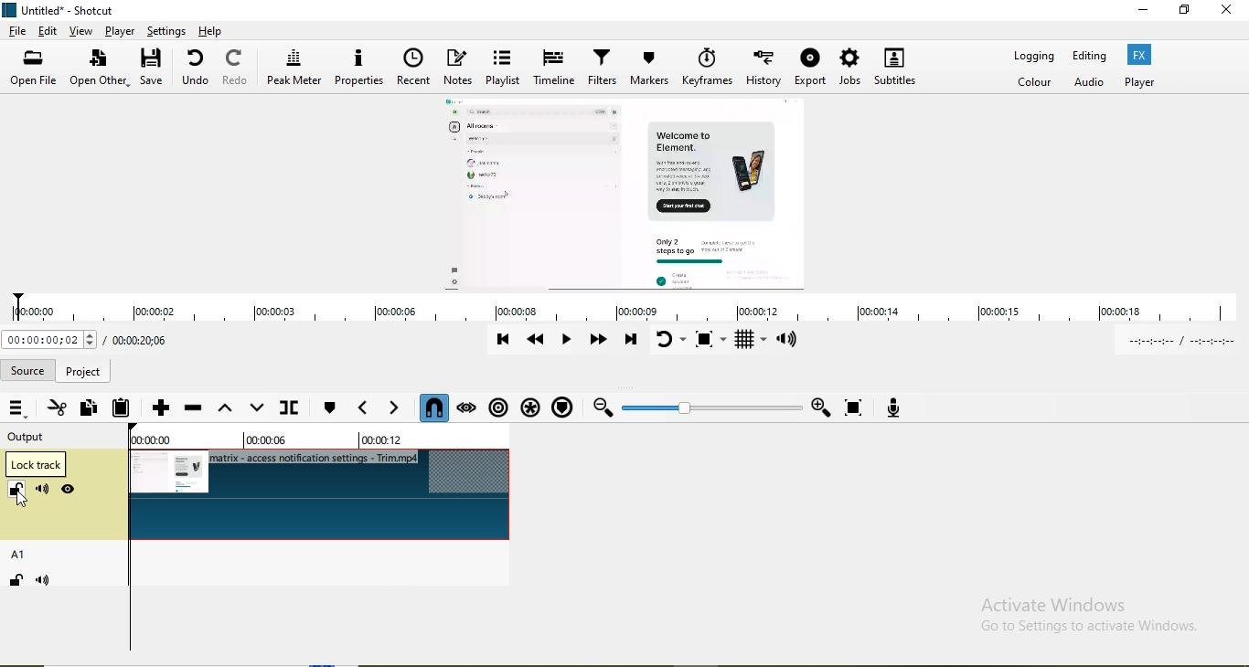 The height and width of the screenshot is (667, 1249). What do you see at coordinates (237, 69) in the screenshot?
I see `Redo` at bounding box center [237, 69].